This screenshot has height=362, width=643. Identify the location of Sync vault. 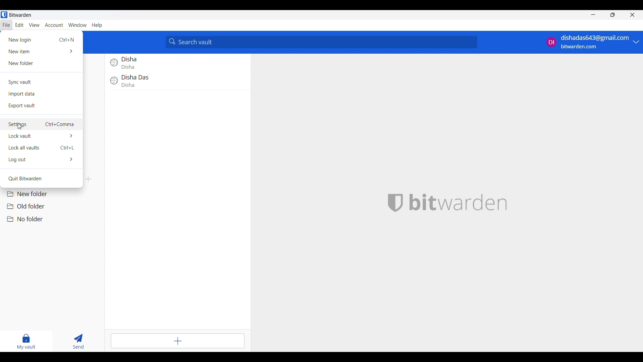
(41, 82).